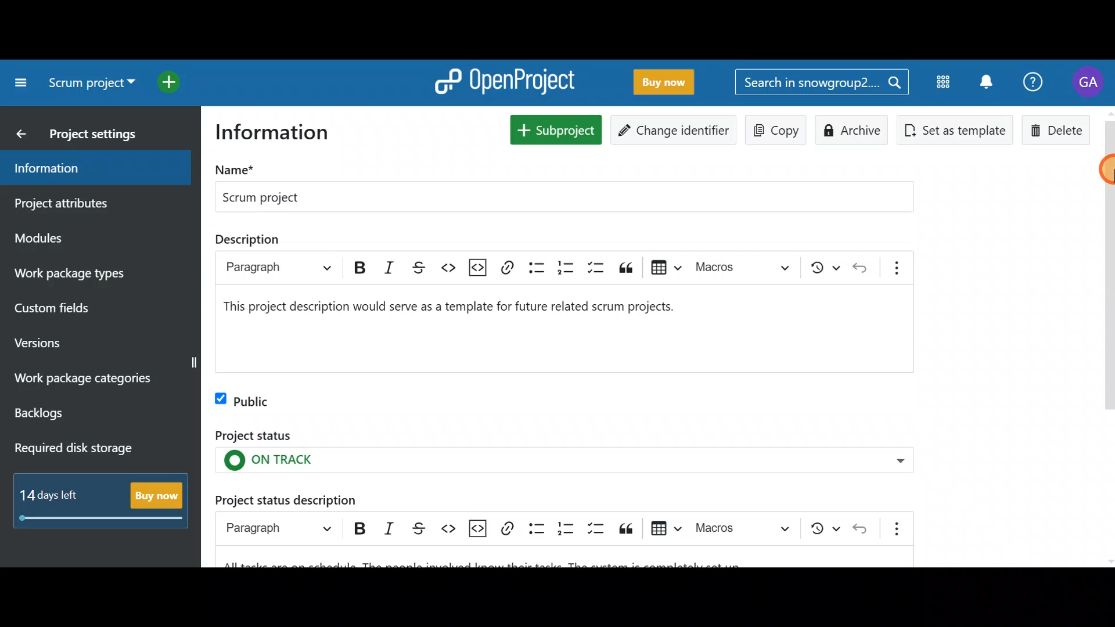 This screenshot has width=1115, height=627. I want to click on Help, so click(1035, 80).